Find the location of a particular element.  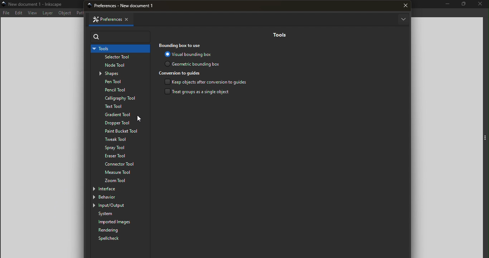

Behavior is located at coordinates (115, 197).